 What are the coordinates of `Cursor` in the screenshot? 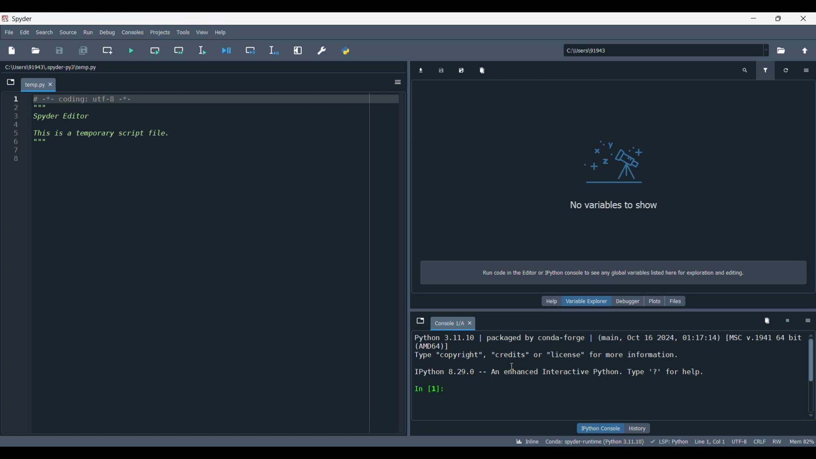 It's located at (321, 61).